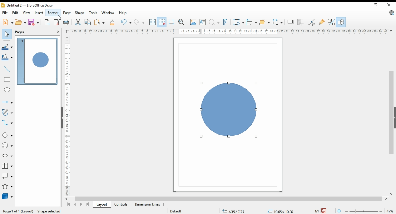 The height and width of the screenshot is (214, 396). Describe the element at coordinates (280, 211) in the screenshot. I see `0.00x0.00` at that location.